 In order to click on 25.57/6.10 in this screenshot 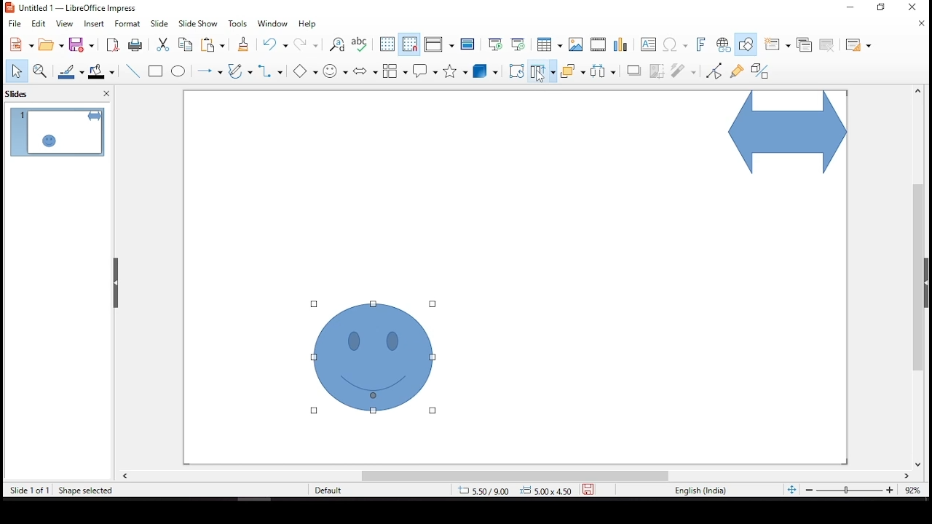, I will do `click(484, 491)`.